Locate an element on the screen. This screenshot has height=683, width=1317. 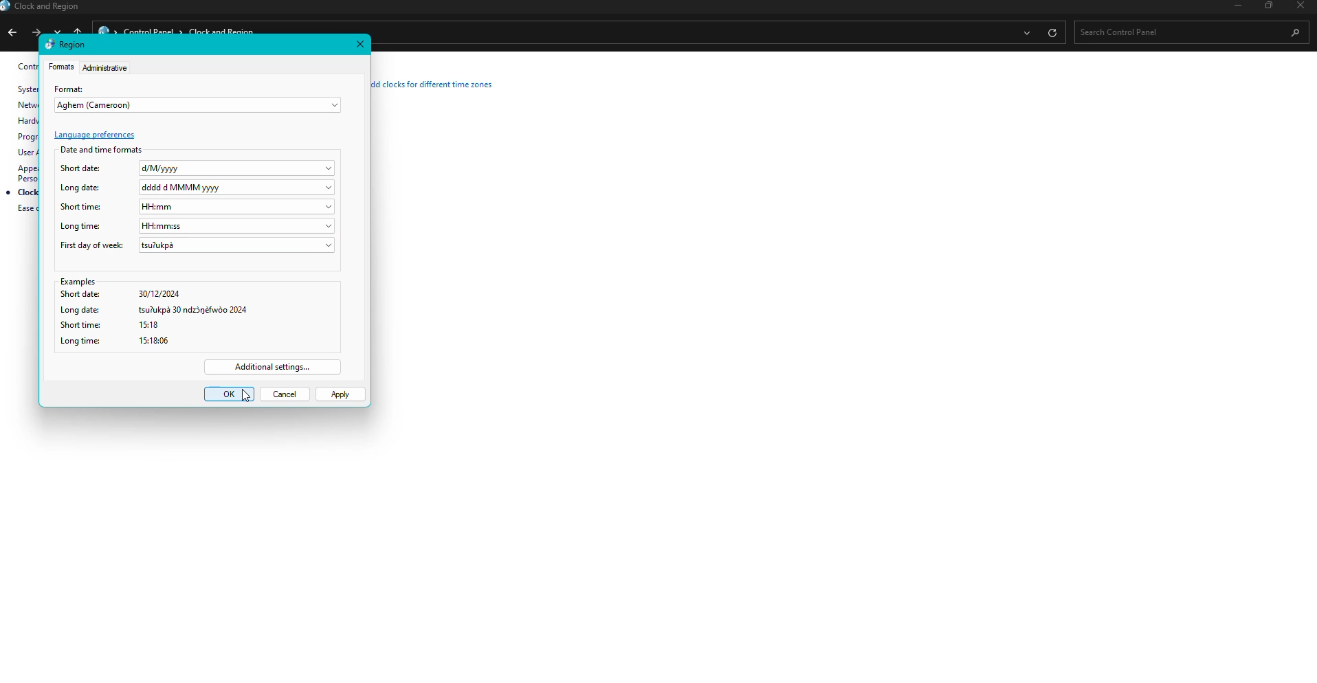
refresh is located at coordinates (1052, 32).